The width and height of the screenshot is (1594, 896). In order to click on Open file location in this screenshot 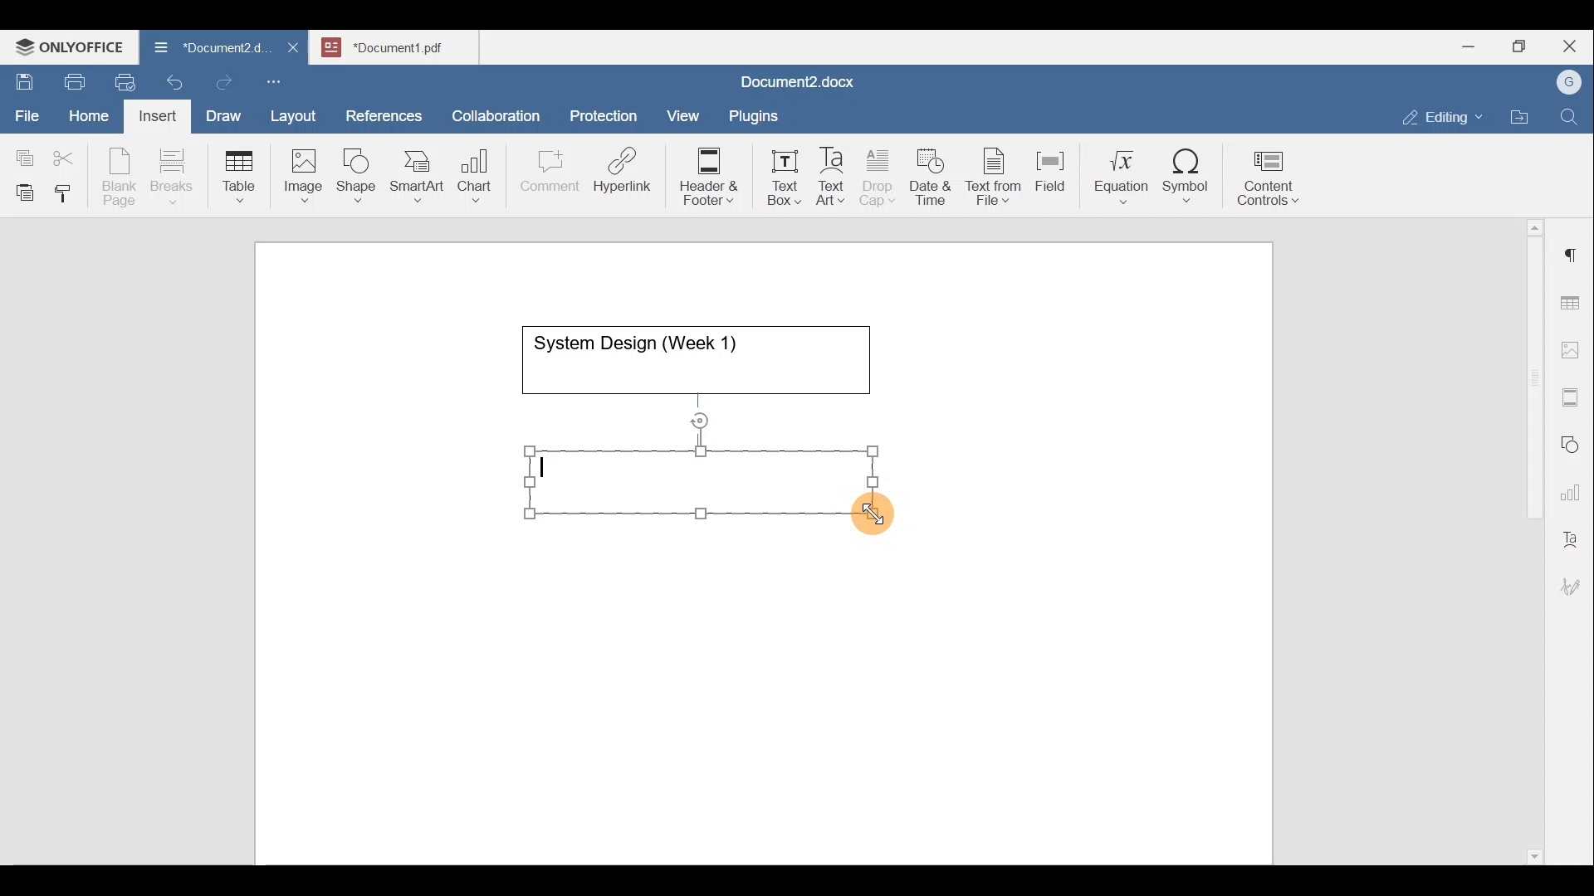, I will do `click(1523, 119)`.